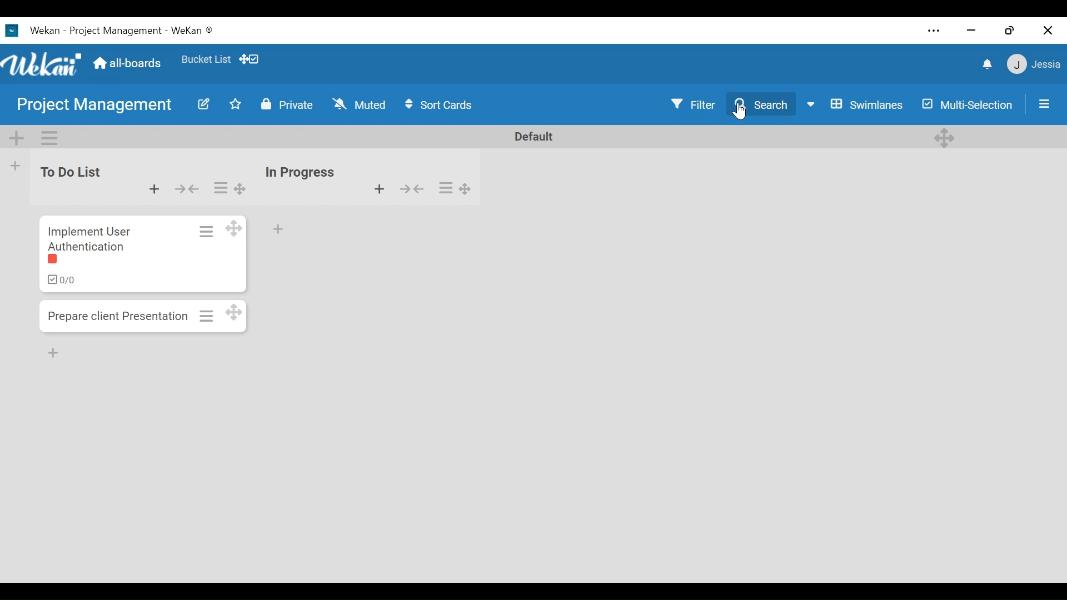 This screenshot has height=600, width=1067. Describe the element at coordinates (57, 261) in the screenshot. I see `label` at that location.